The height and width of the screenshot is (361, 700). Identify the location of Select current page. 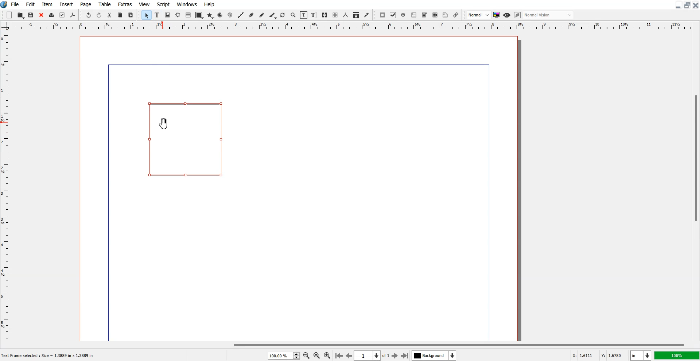
(372, 356).